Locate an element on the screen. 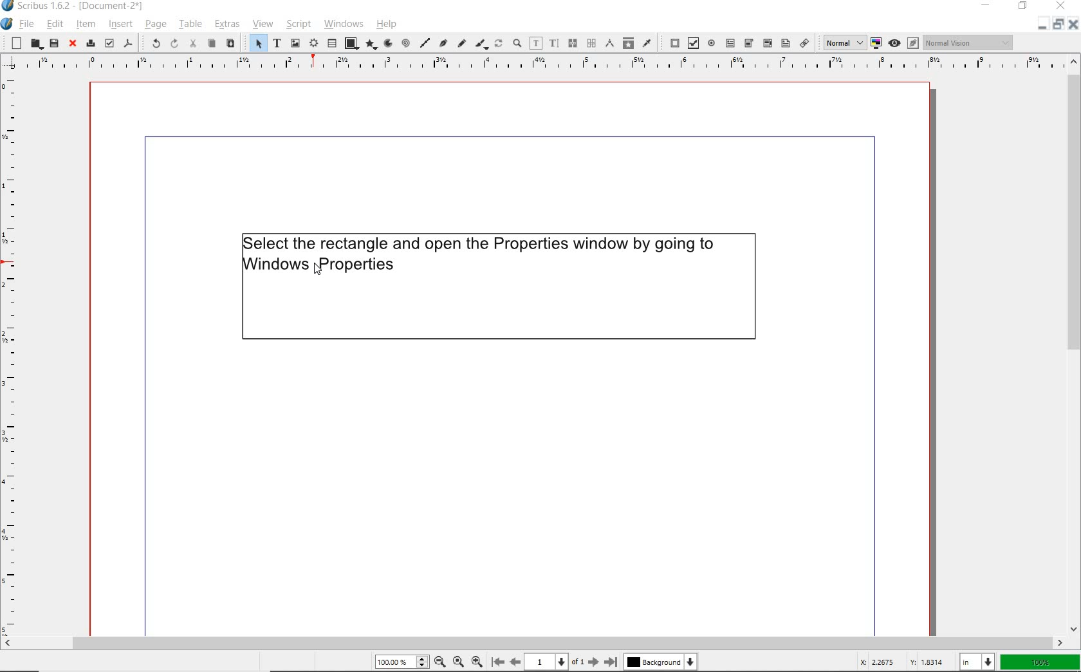  cursor is located at coordinates (319, 271).